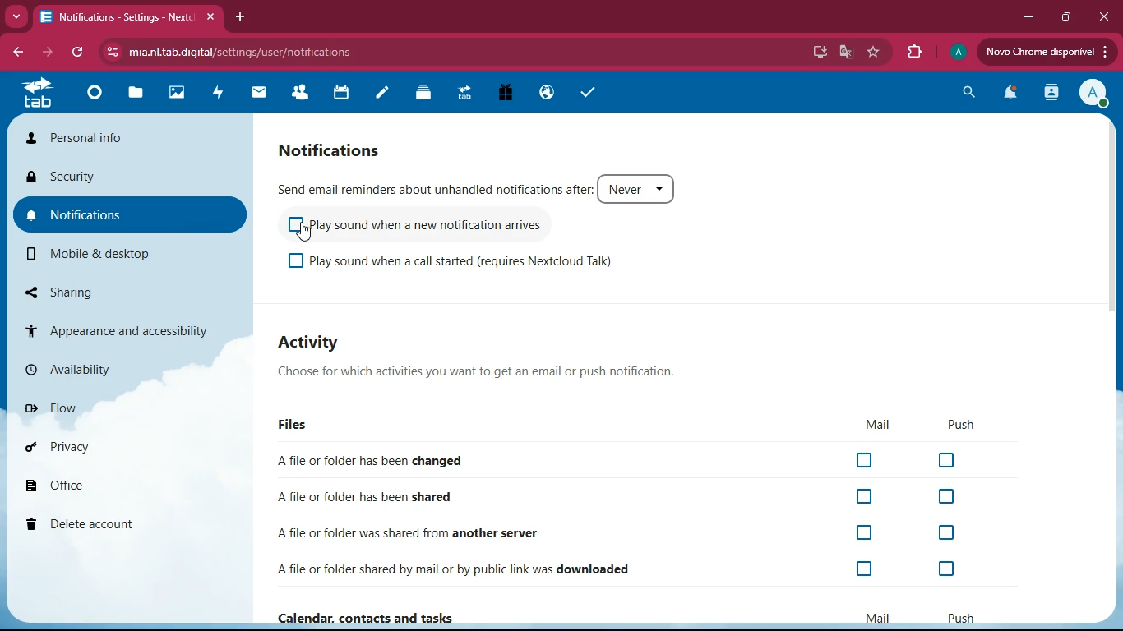  I want to click on friends, so click(305, 94).